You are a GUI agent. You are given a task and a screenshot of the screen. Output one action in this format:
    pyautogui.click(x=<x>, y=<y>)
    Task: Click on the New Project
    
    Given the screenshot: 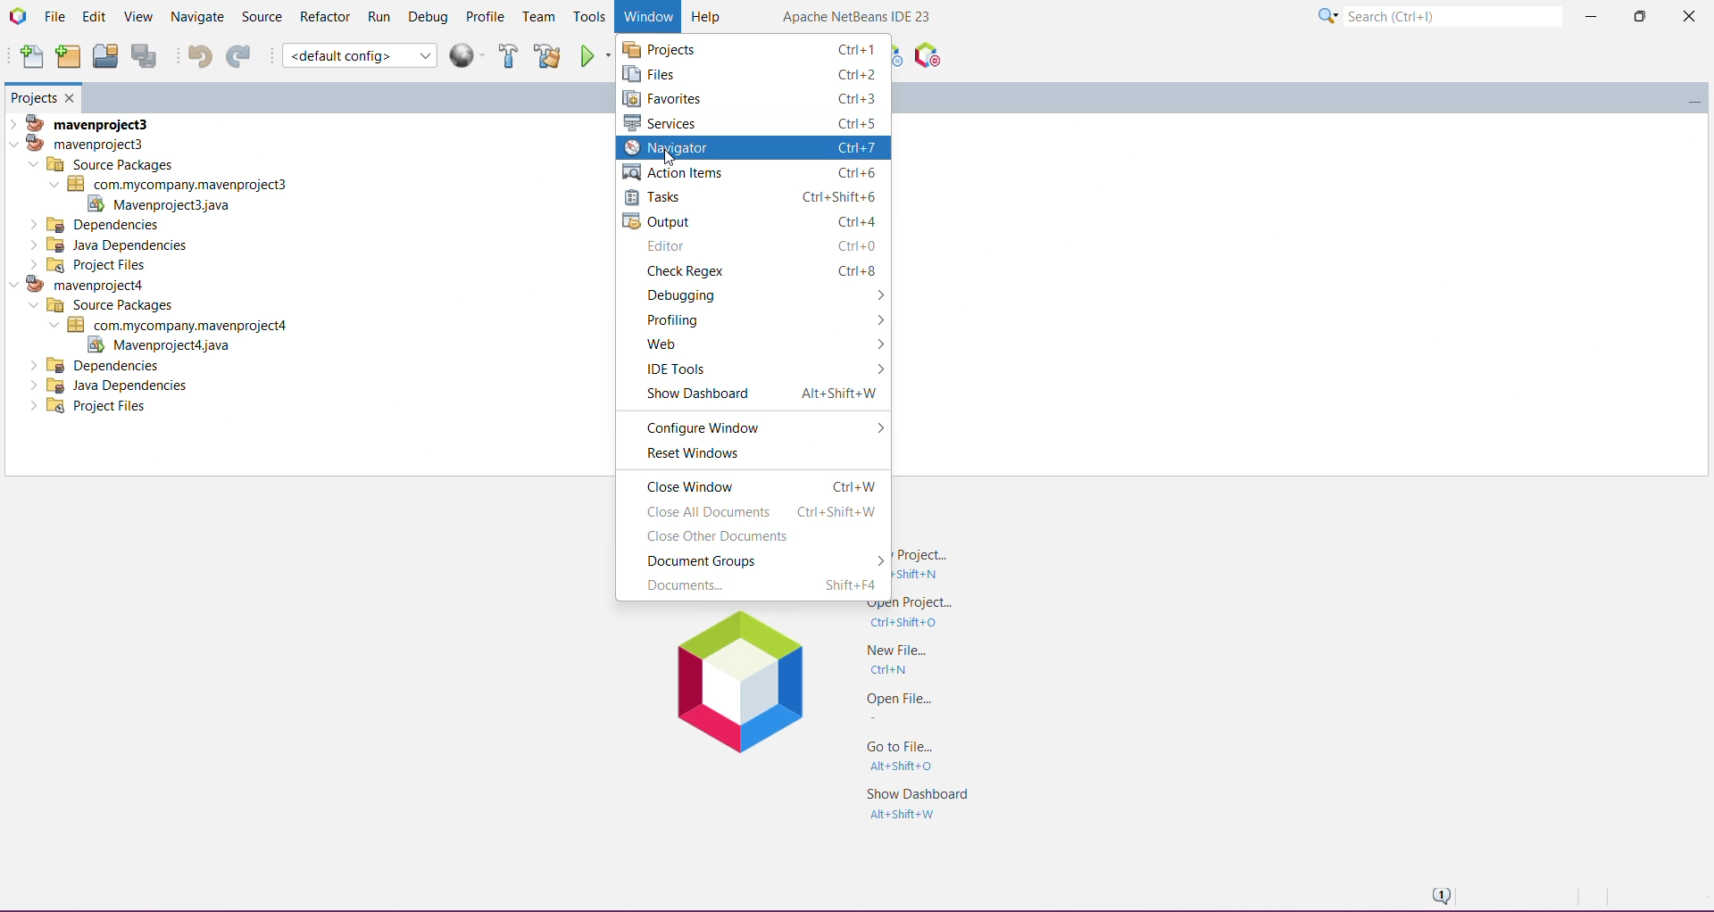 What is the action you would take?
    pyautogui.click(x=67, y=57)
    